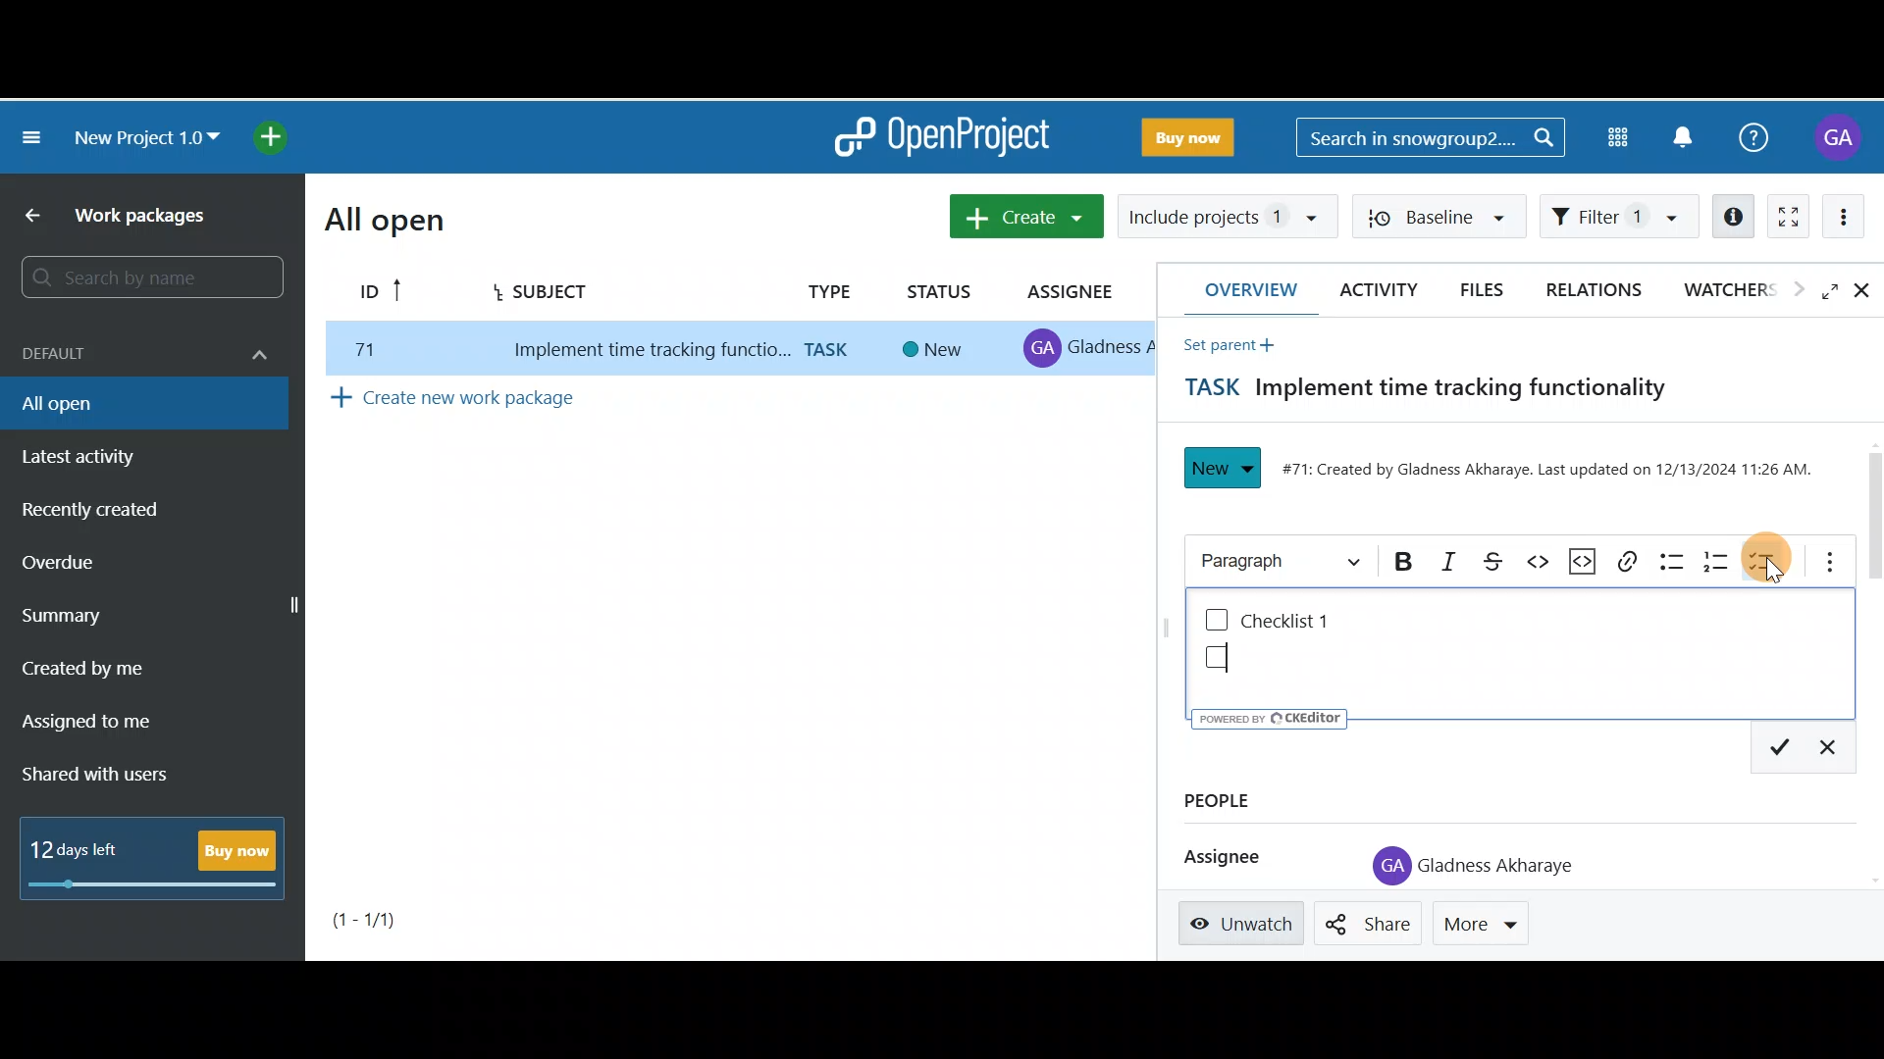 The image size is (1884, 1059). I want to click on Task title, so click(1412, 392).